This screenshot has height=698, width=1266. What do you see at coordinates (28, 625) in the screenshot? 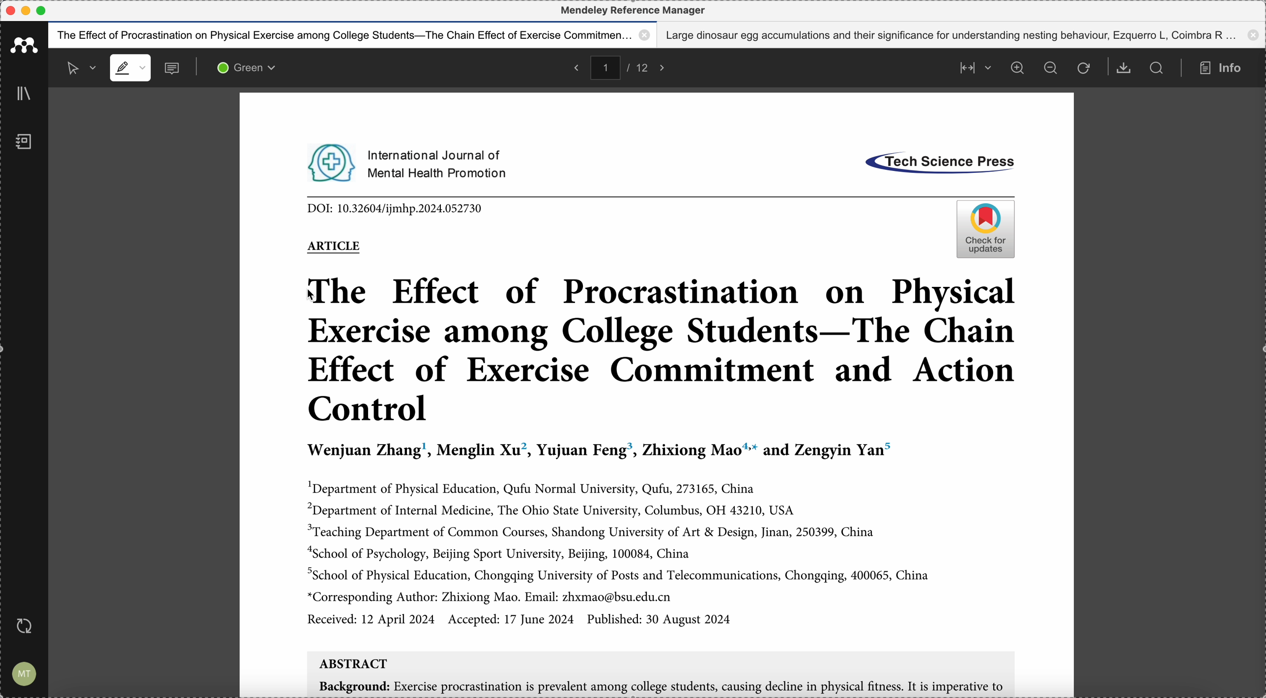
I see `last sync` at bounding box center [28, 625].